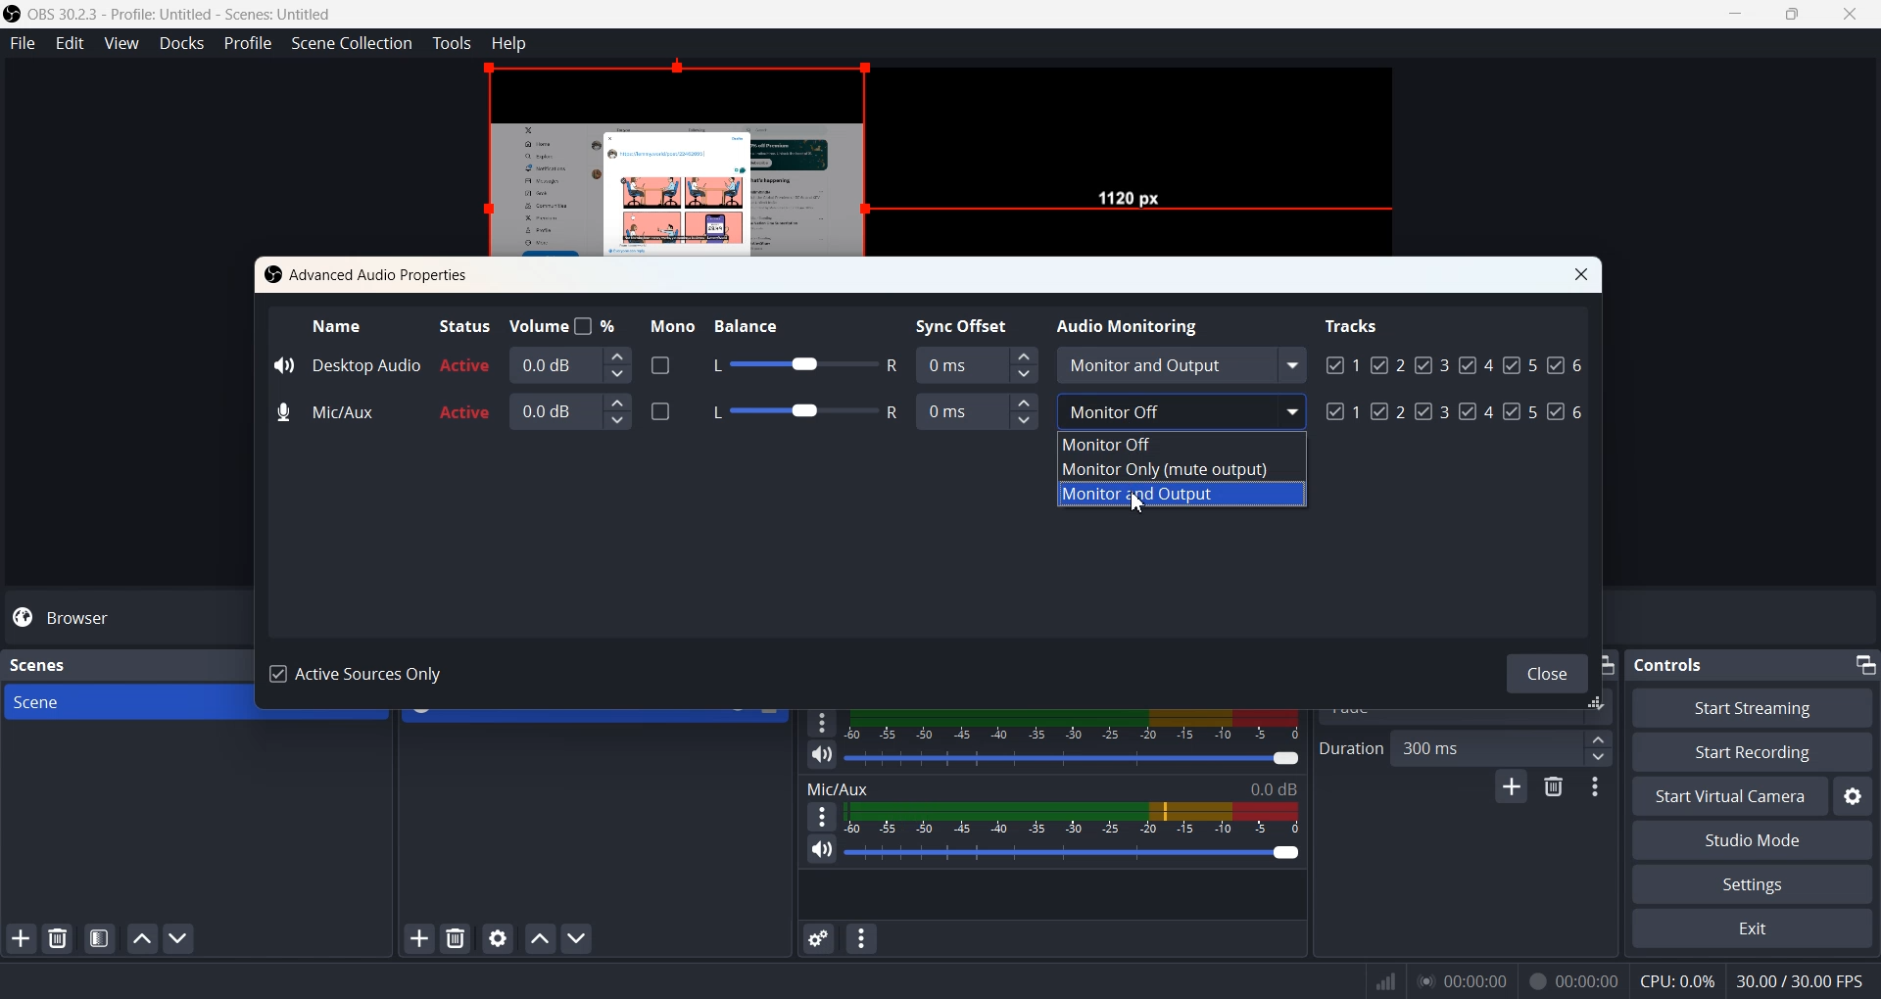 This screenshot has width=1881, height=999. I want to click on Add Sources, so click(419, 937).